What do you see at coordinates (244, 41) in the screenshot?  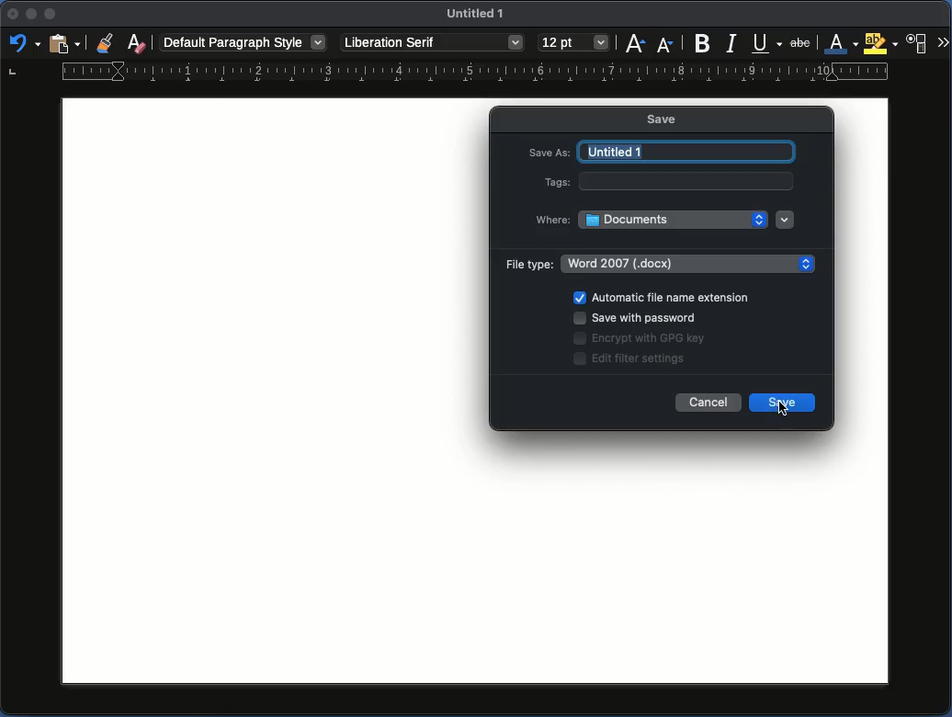 I see `Paragraph style` at bounding box center [244, 41].